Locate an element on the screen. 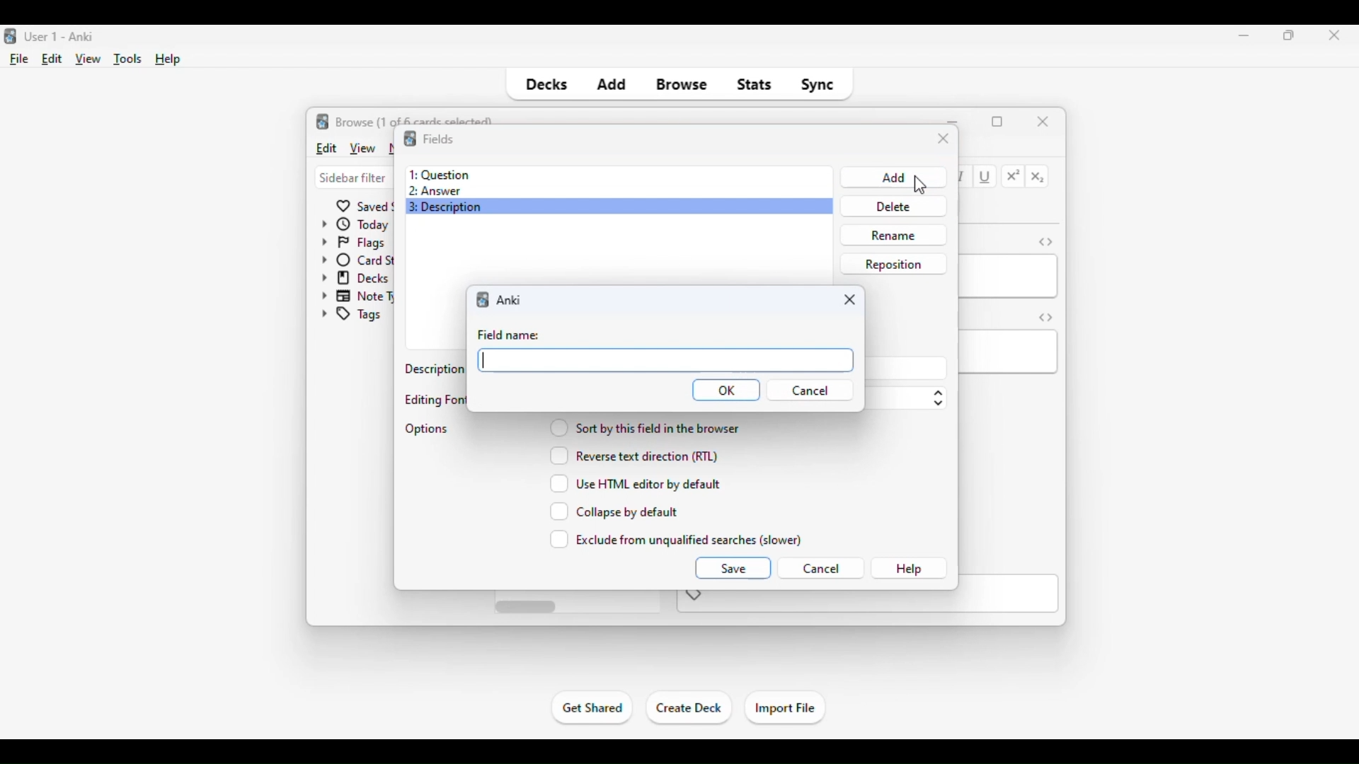 This screenshot has height=764, width=1359. edit is located at coordinates (52, 59).